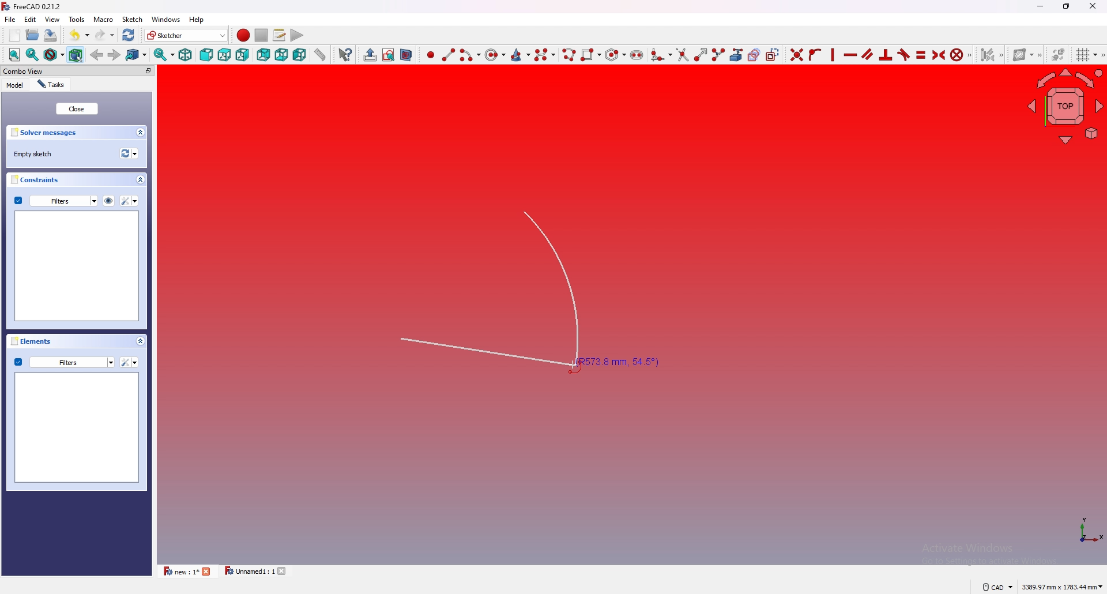 The width and height of the screenshot is (1107, 594). I want to click on Sketch, so click(131, 19).